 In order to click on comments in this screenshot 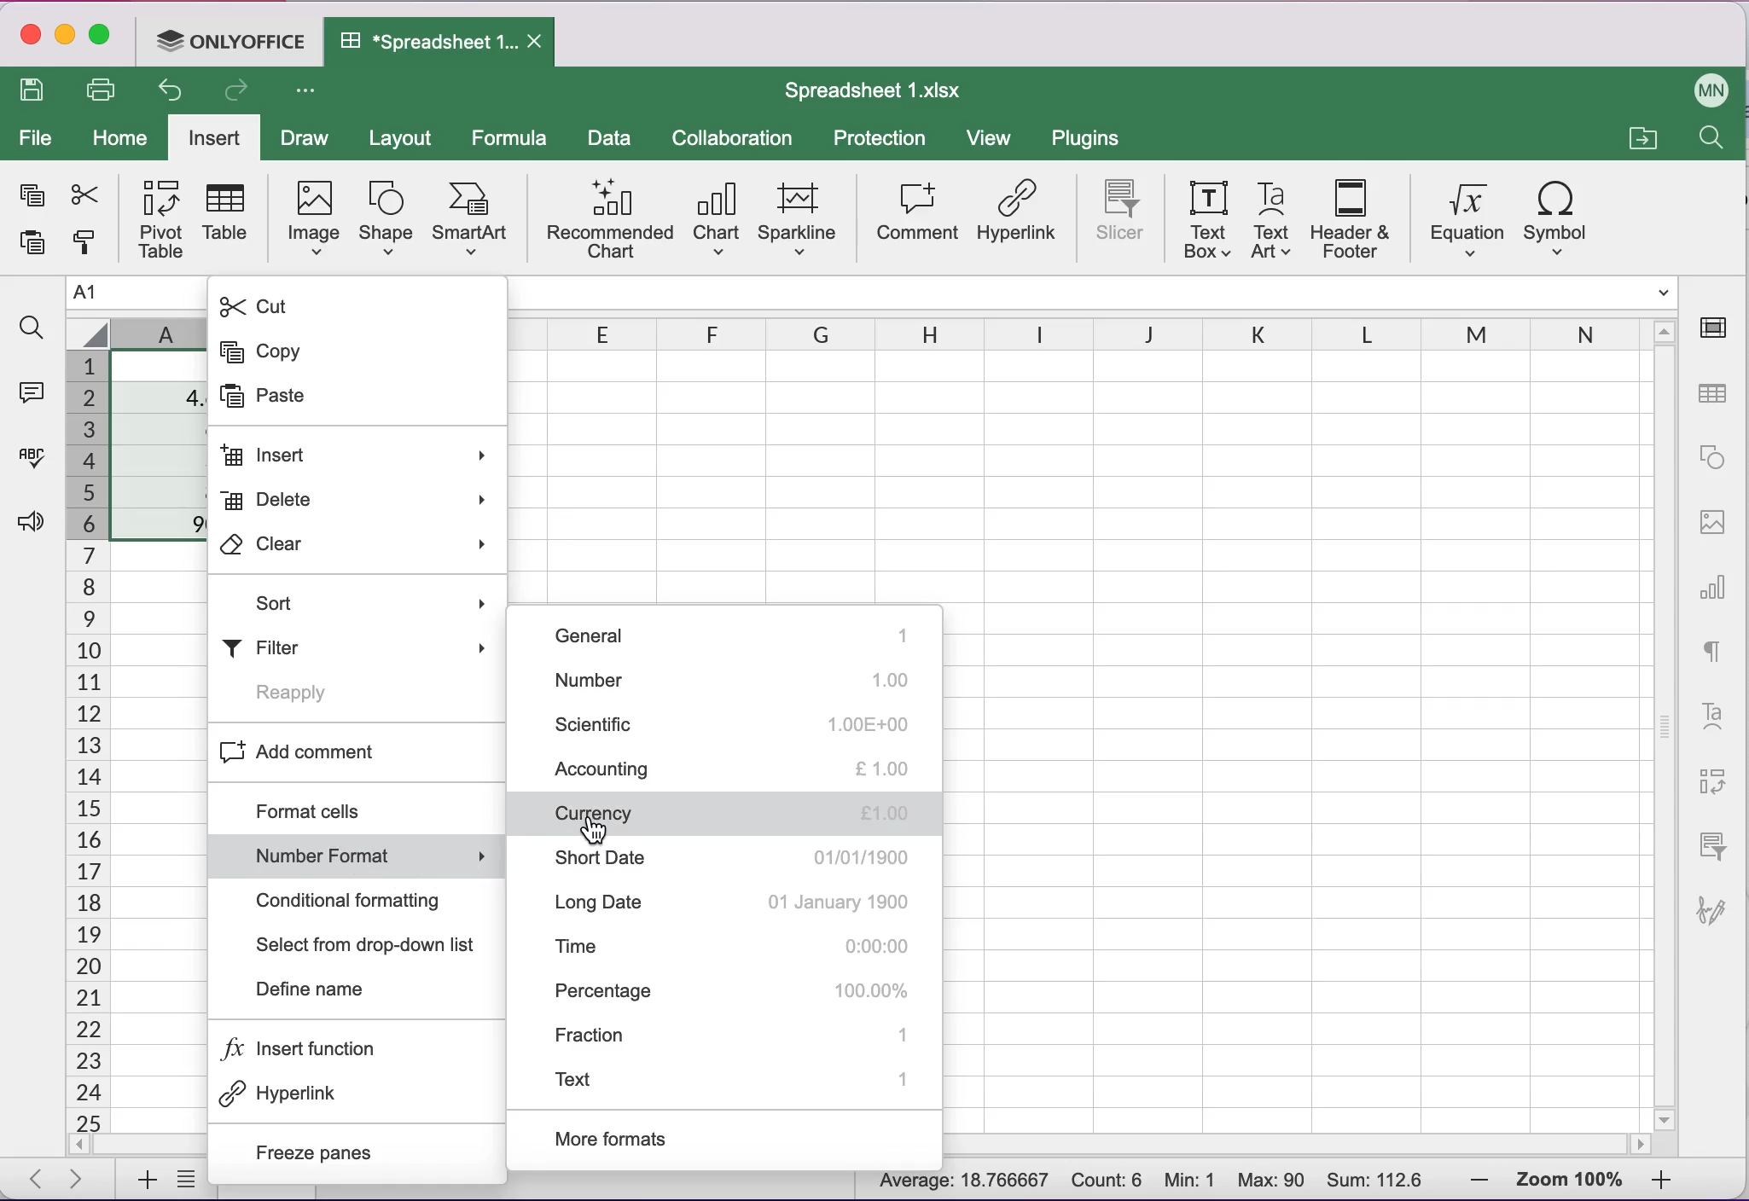, I will do `click(32, 394)`.